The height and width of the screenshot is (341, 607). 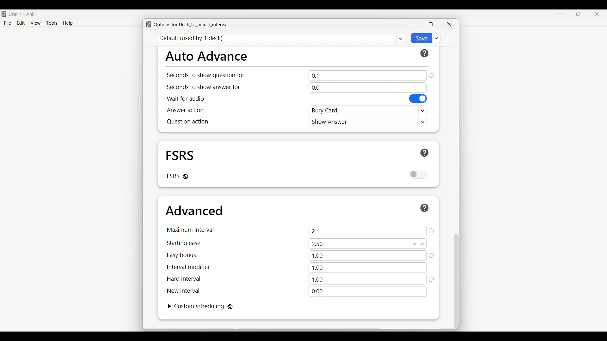 I want to click on 0.00, so click(x=368, y=291).